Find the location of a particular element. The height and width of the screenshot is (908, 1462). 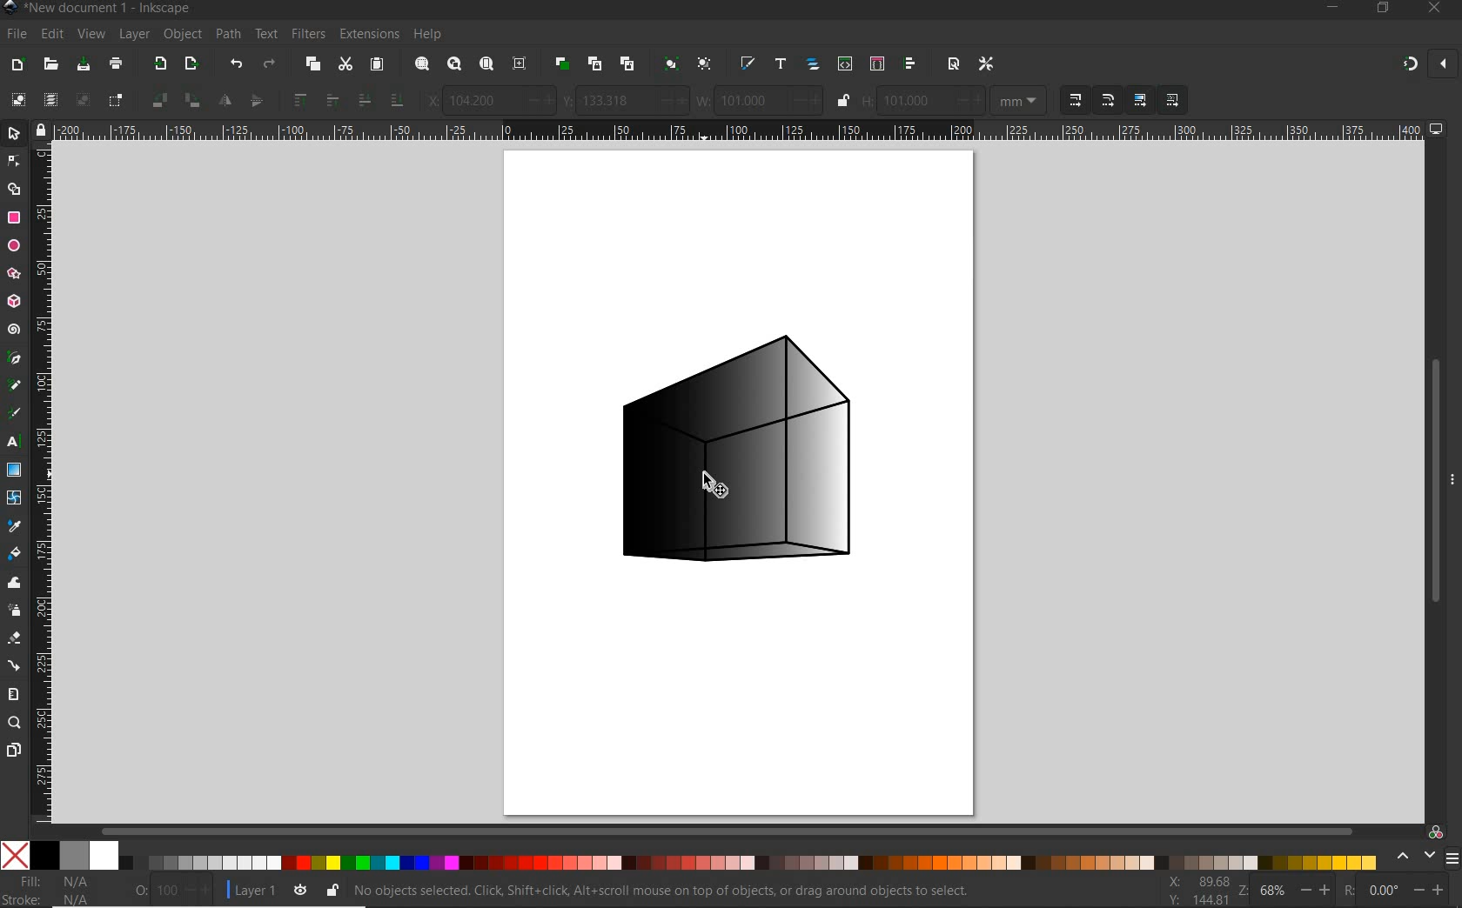

HIDE is located at coordinates (1453, 477).